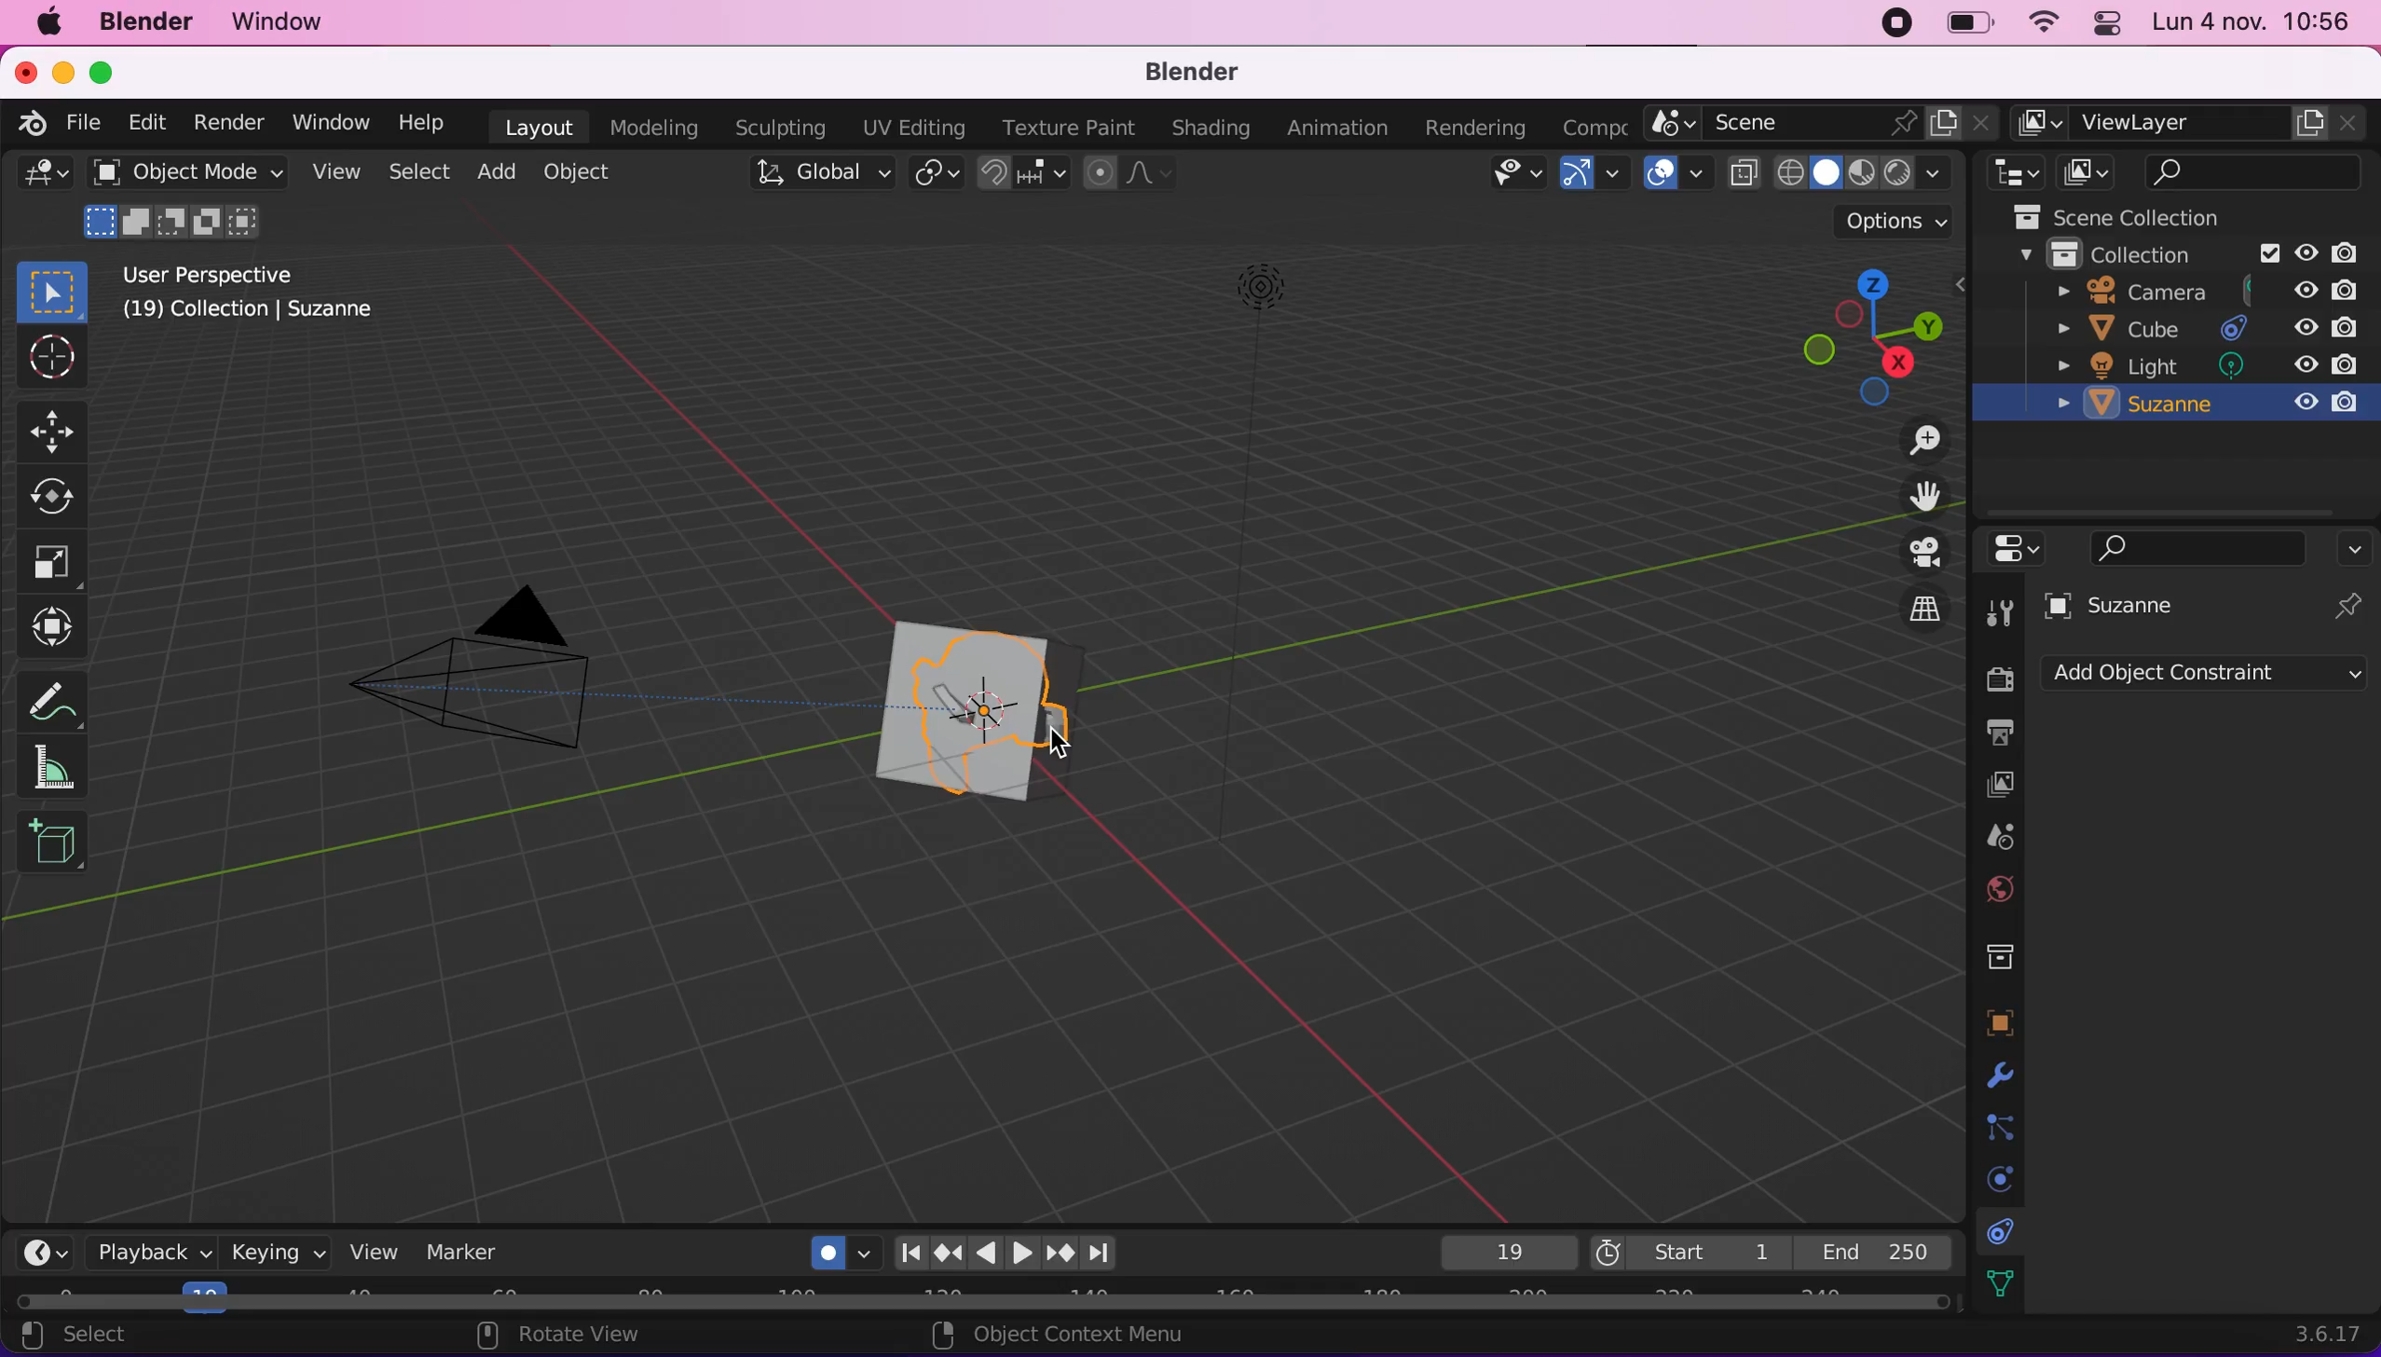 The width and height of the screenshot is (2381, 1357). What do you see at coordinates (2346, 122) in the screenshot?
I see `remove layer` at bounding box center [2346, 122].